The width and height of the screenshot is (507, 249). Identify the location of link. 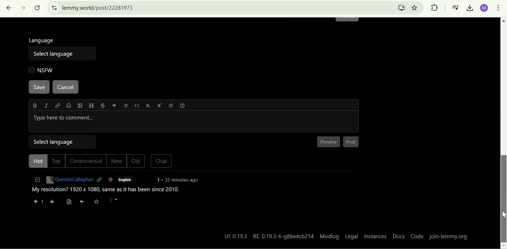
(57, 107).